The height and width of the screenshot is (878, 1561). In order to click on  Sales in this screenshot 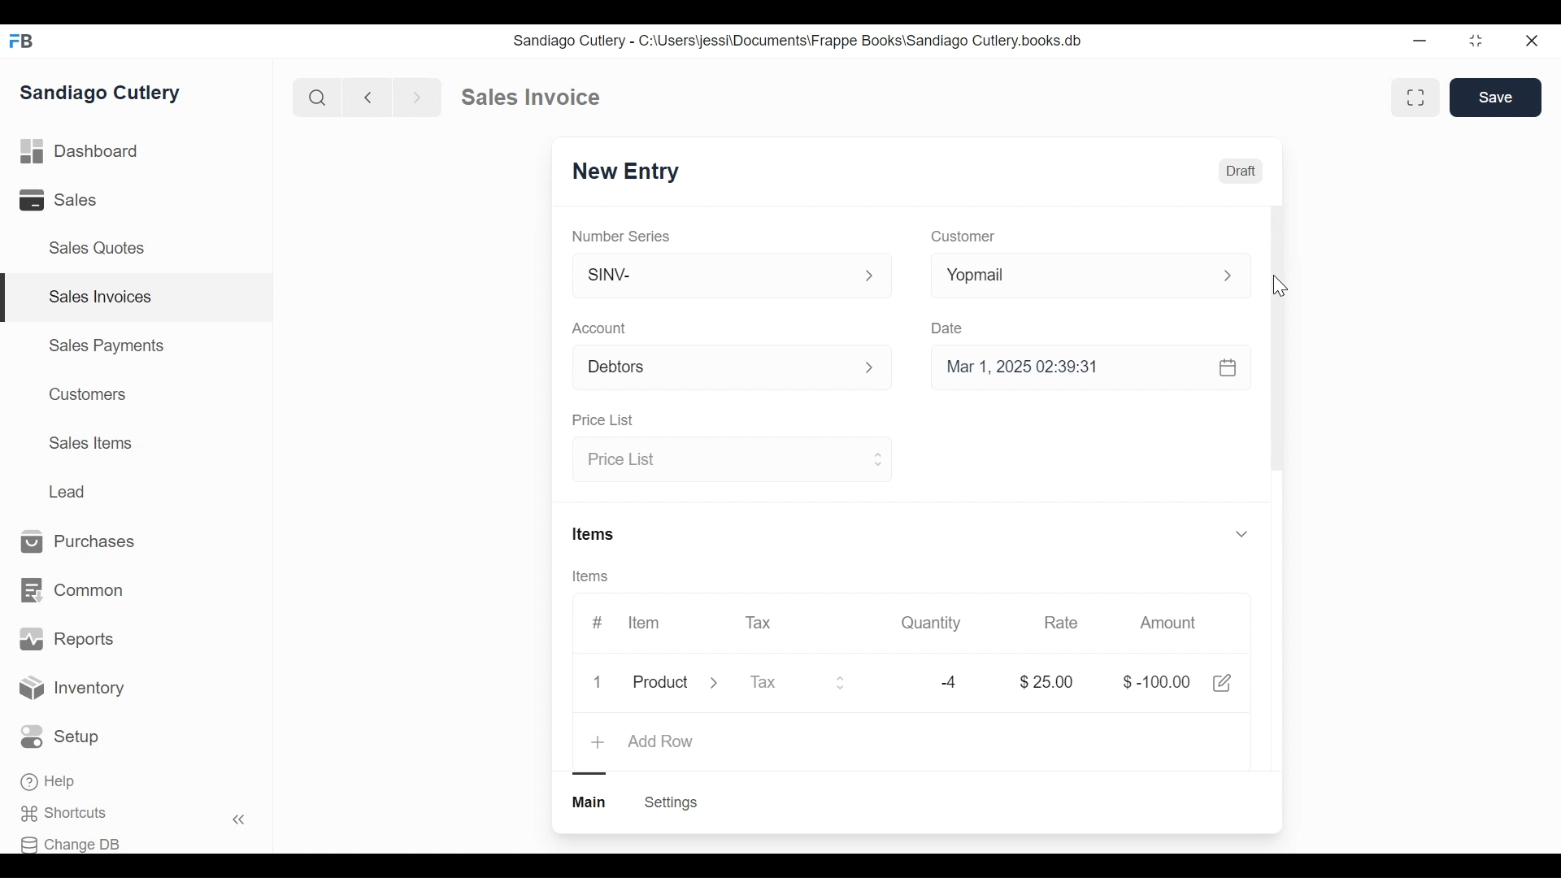, I will do `click(55, 199)`.